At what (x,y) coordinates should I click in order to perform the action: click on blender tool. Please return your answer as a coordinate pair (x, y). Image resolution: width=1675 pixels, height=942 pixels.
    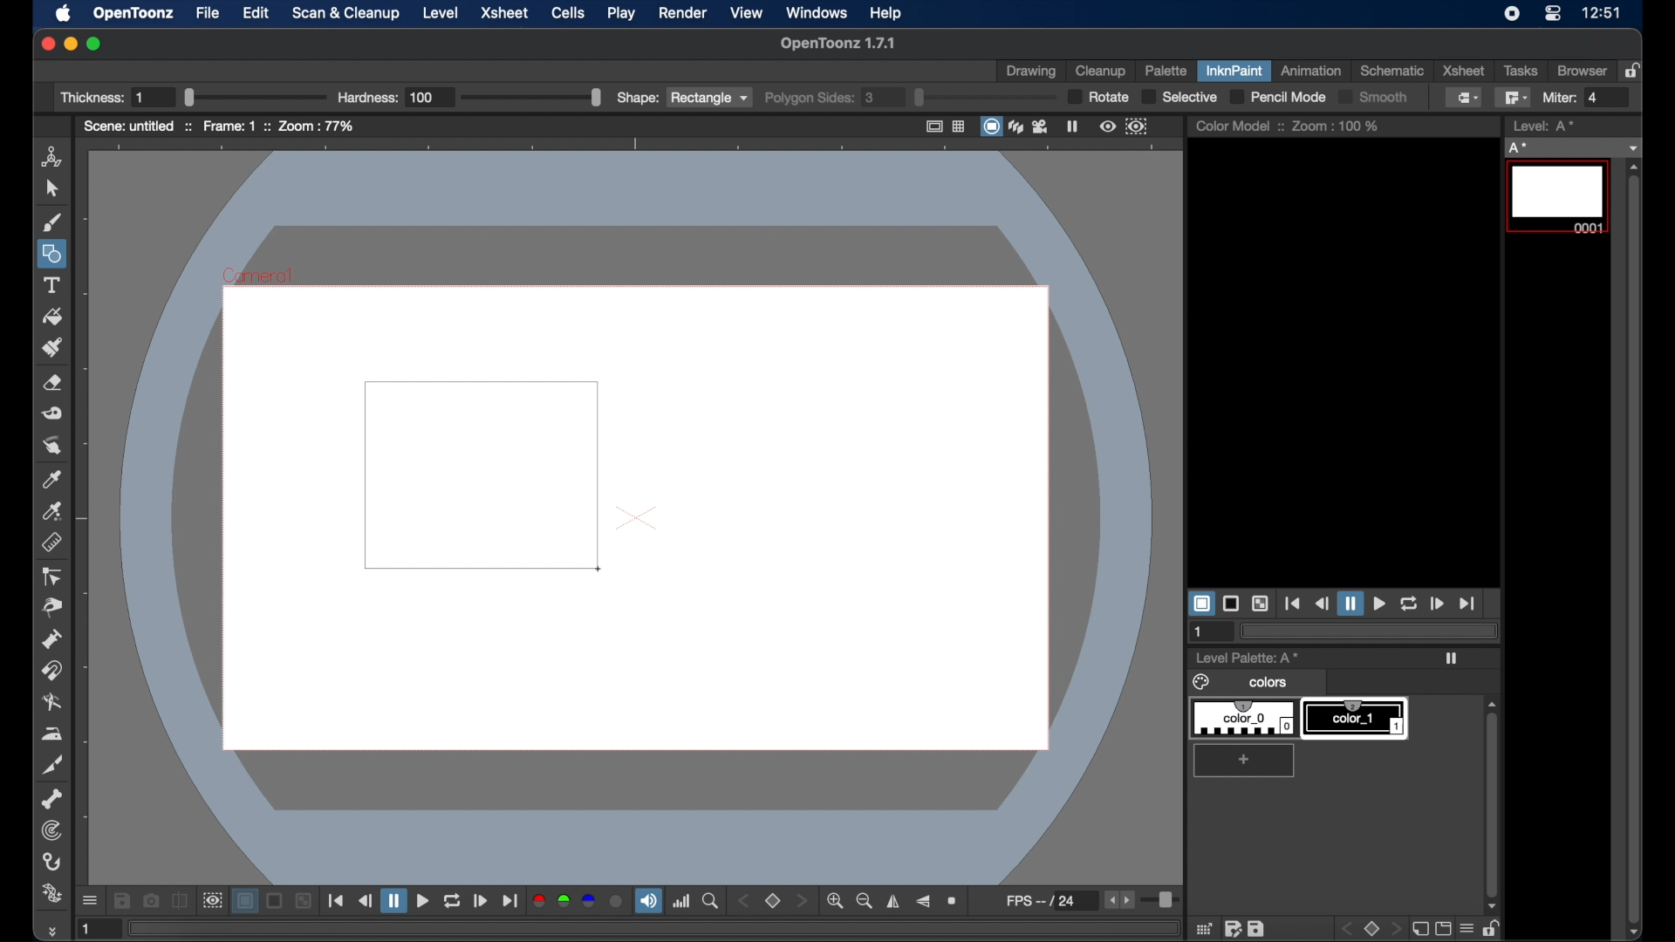
    Looking at the image, I should click on (52, 704).